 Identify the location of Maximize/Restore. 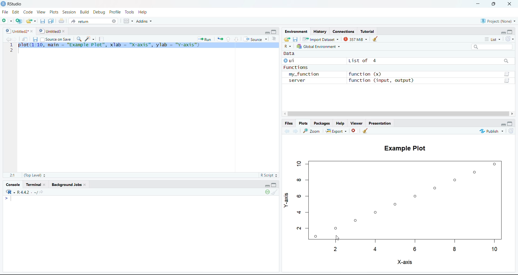
(511, 124).